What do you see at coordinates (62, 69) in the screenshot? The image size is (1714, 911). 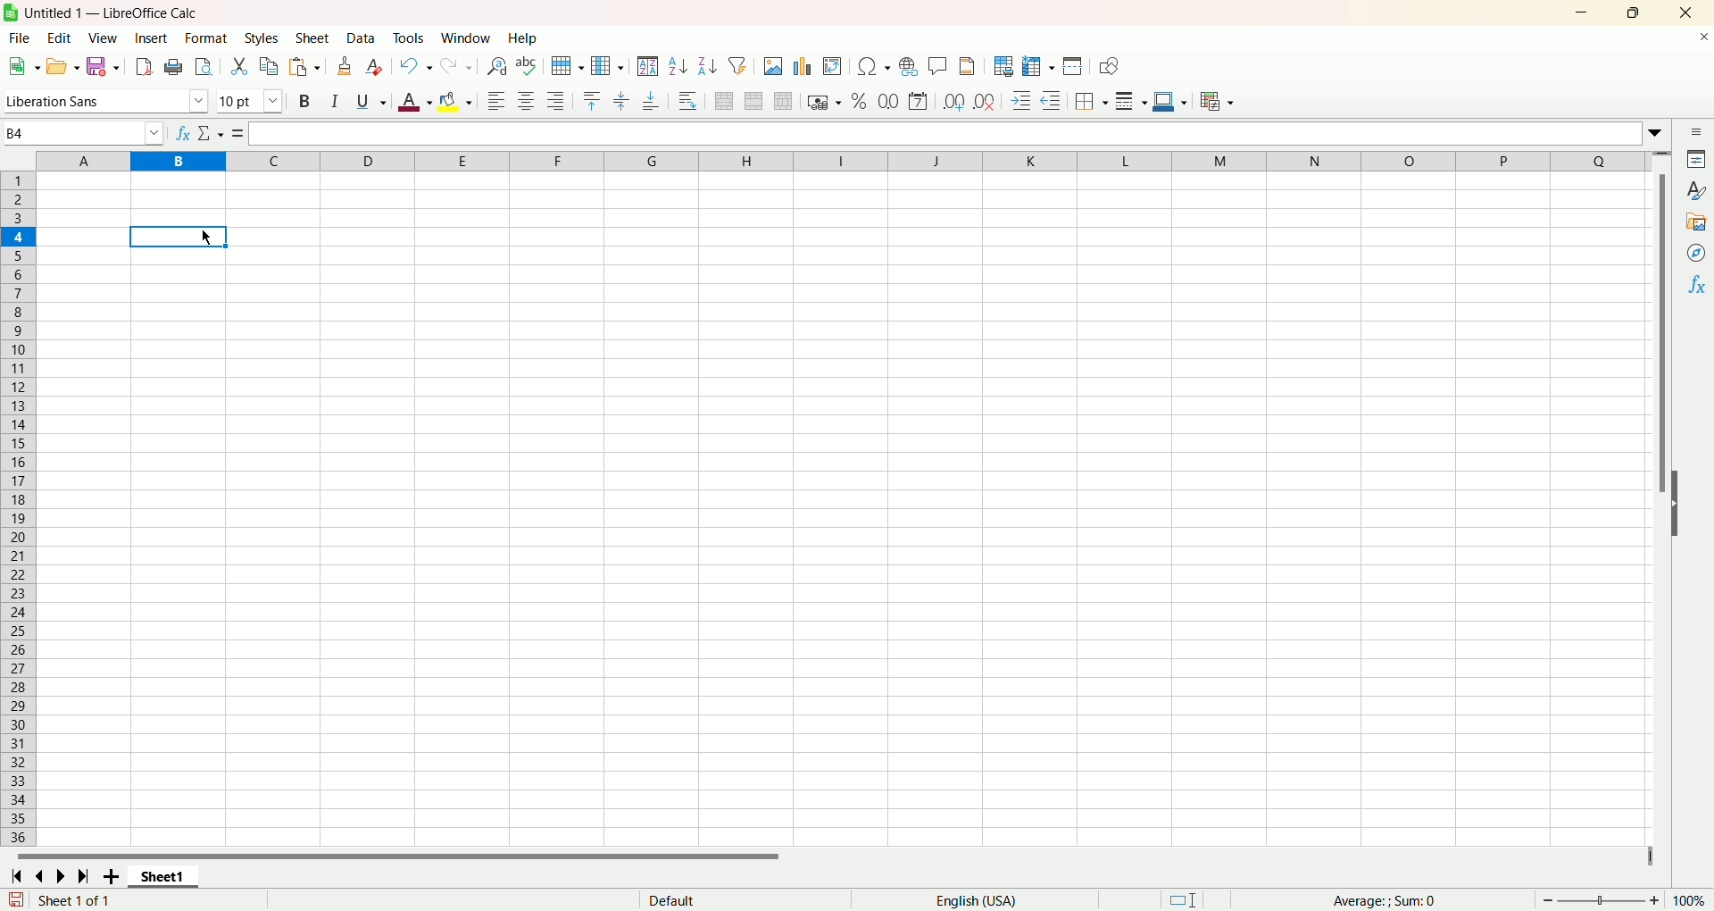 I see `Open` at bounding box center [62, 69].